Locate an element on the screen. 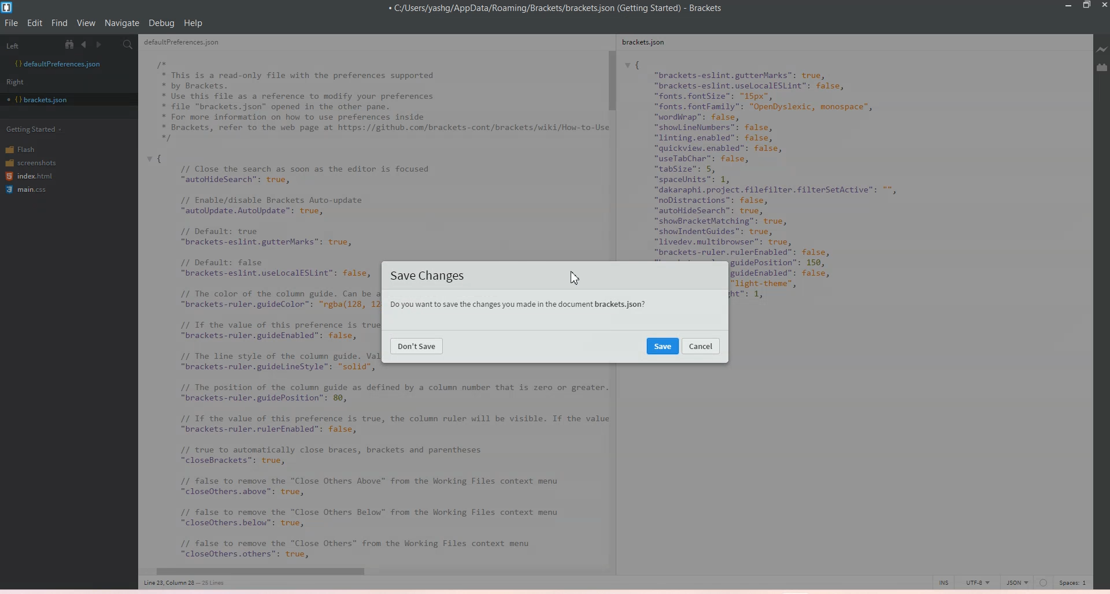 This screenshot has height=594, width=1110. UTF-8 is located at coordinates (977, 582).